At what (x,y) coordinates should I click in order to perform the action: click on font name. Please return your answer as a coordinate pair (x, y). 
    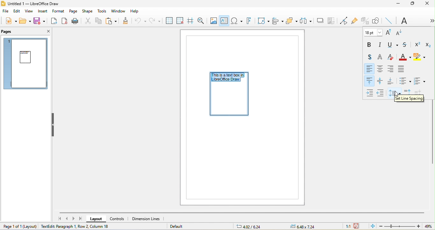
    Looking at the image, I should click on (402, 20).